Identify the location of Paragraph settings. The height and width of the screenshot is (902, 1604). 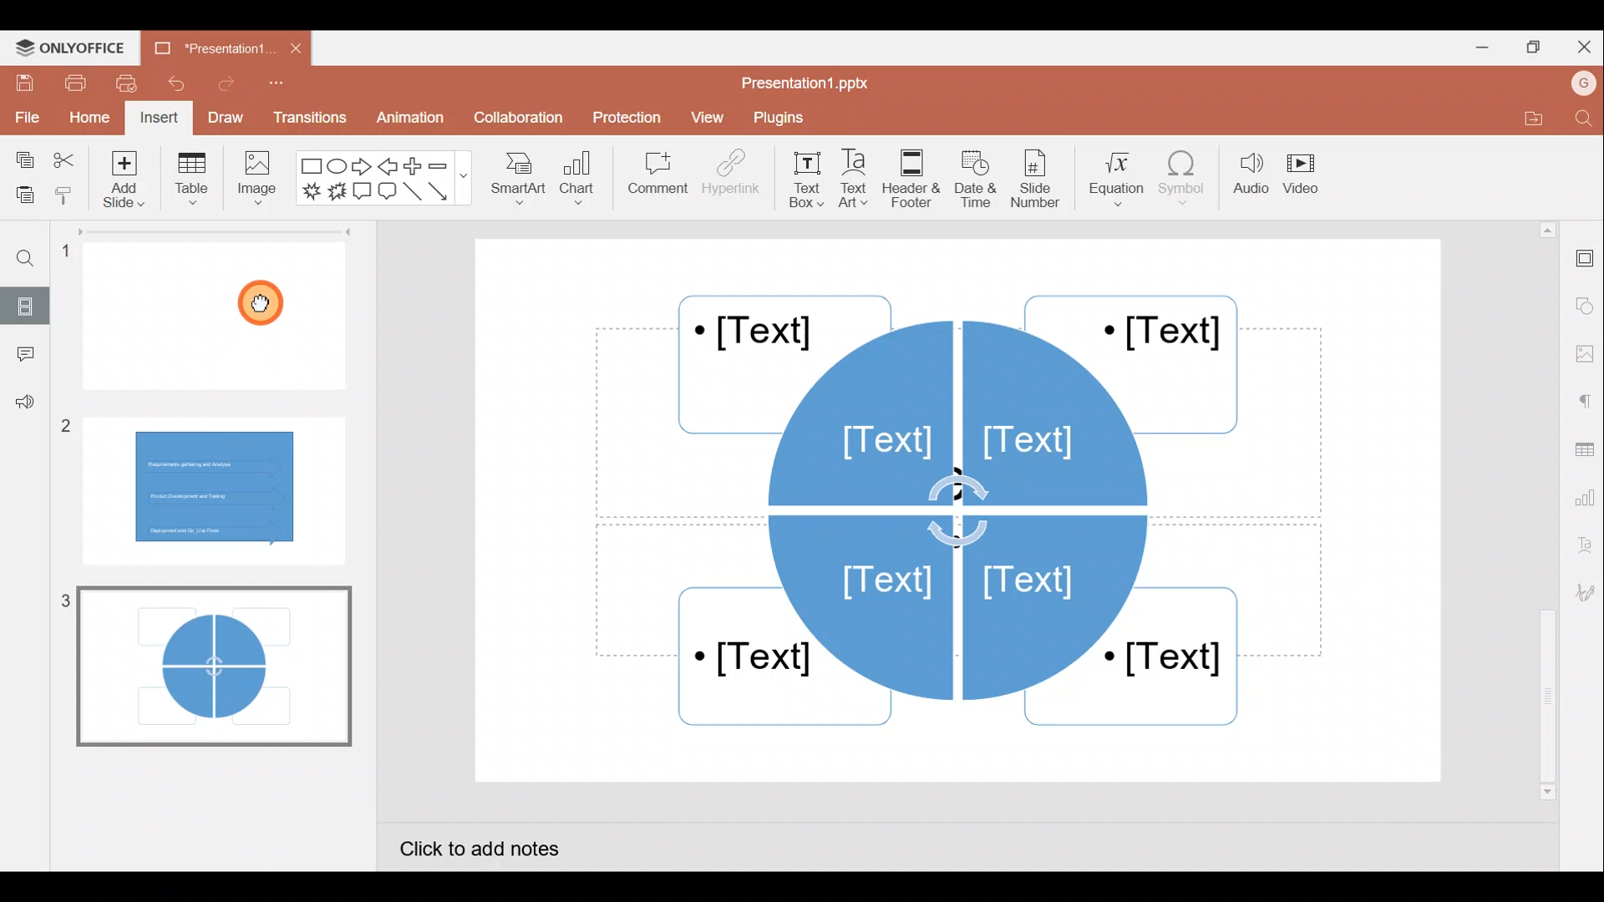
(1587, 402).